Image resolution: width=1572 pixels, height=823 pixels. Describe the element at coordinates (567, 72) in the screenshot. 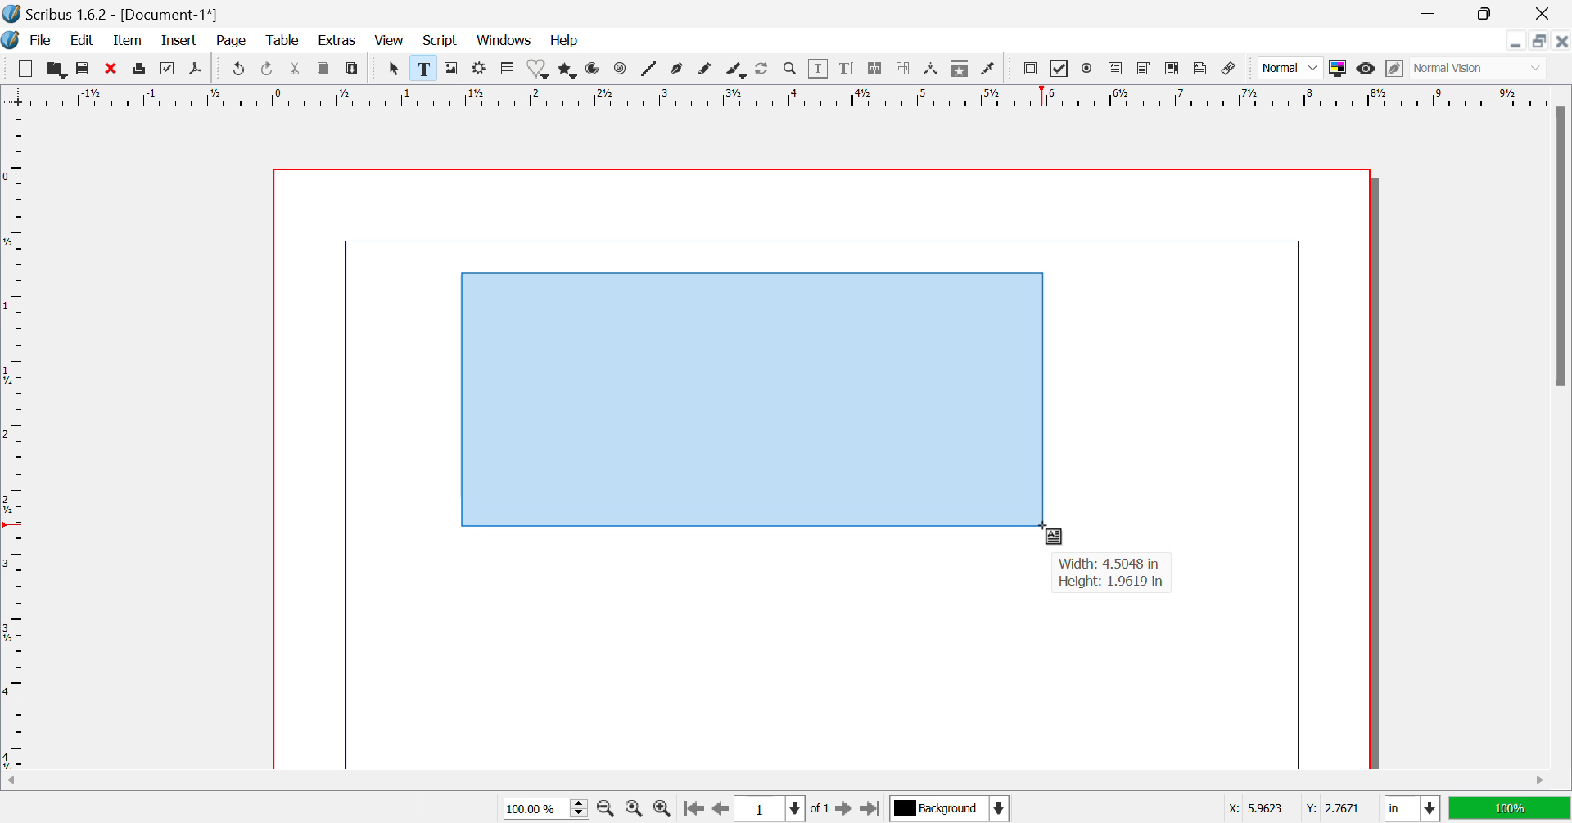

I see `Polygons` at that location.